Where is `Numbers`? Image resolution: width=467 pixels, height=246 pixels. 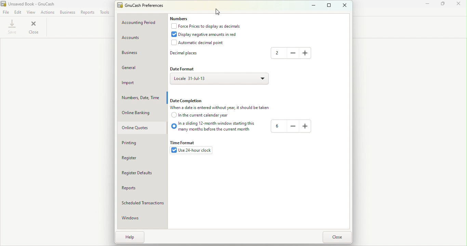 Numbers is located at coordinates (181, 17).